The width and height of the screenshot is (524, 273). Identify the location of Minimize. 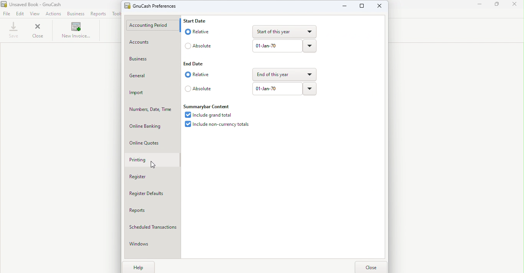
(344, 5).